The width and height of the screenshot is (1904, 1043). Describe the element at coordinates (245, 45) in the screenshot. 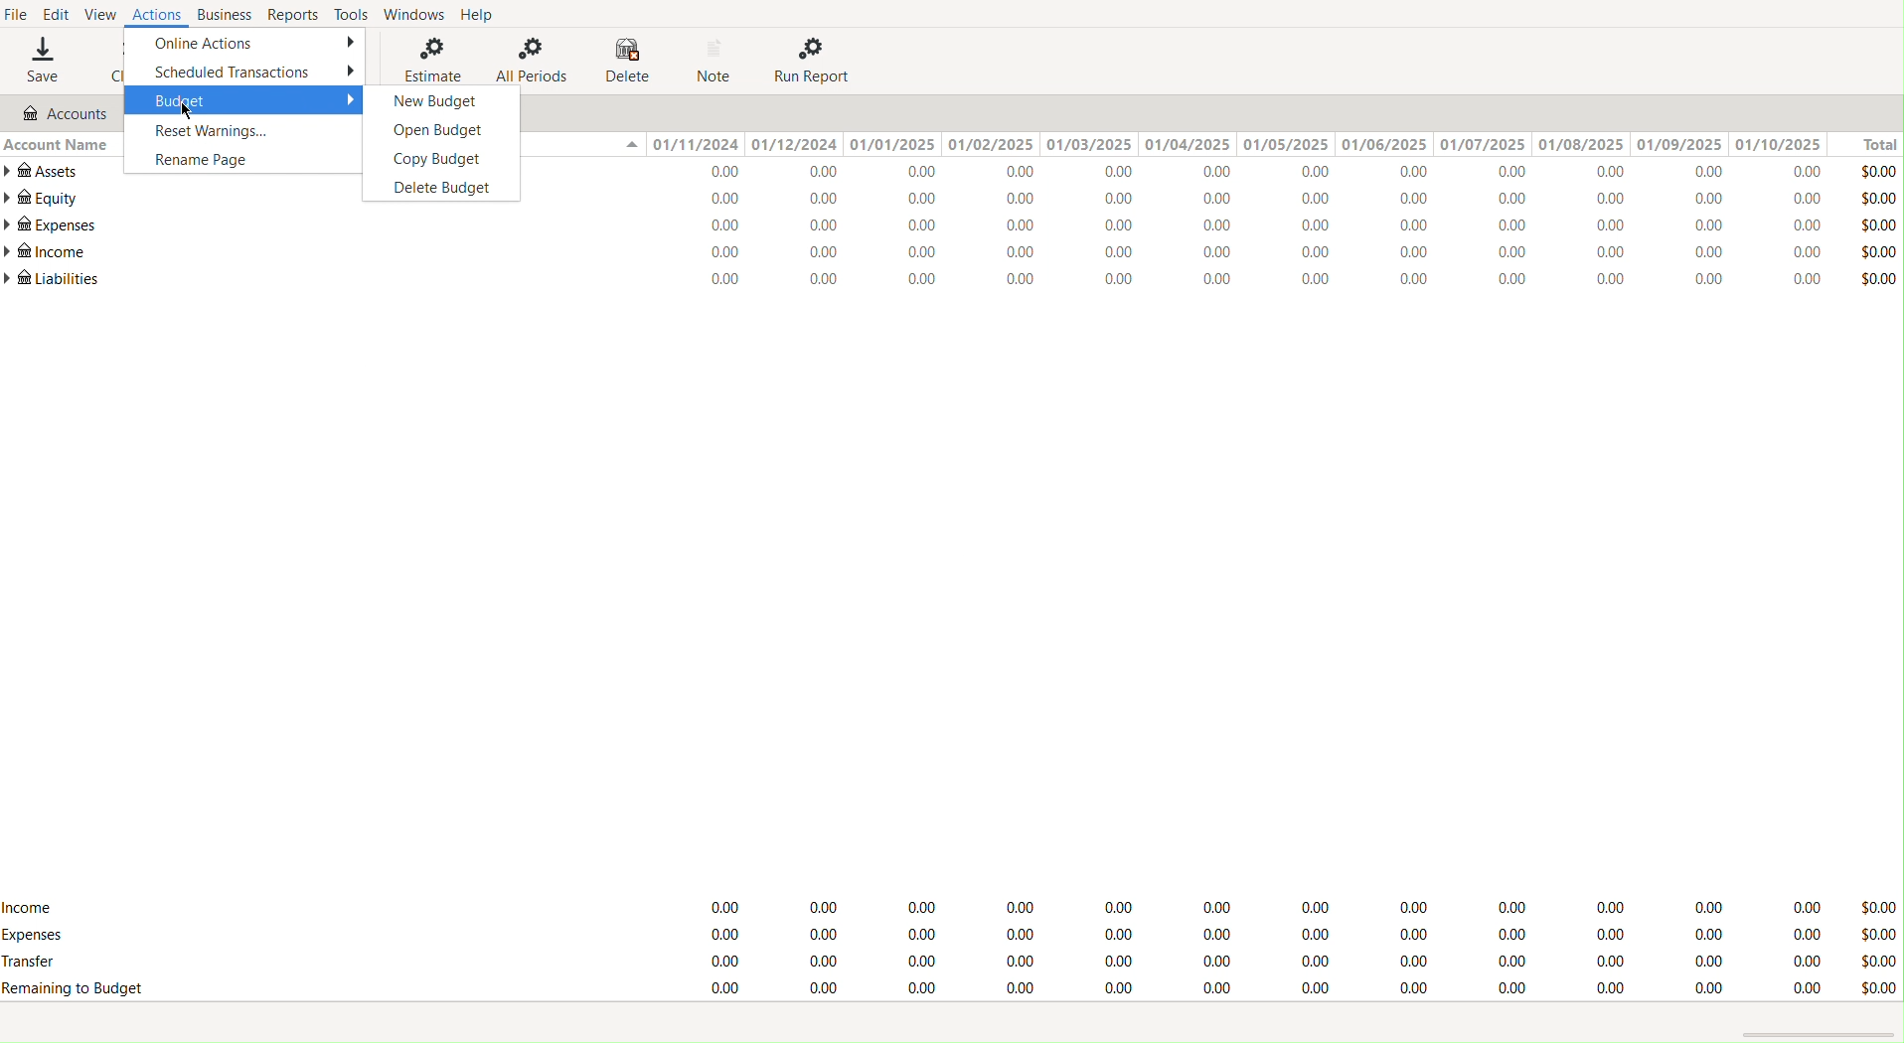

I see `Online Actions` at that location.